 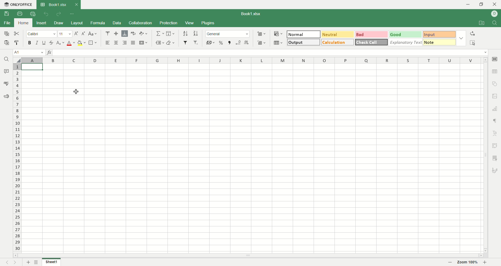 What do you see at coordinates (253, 14) in the screenshot?
I see `Book1.xlsn` at bounding box center [253, 14].